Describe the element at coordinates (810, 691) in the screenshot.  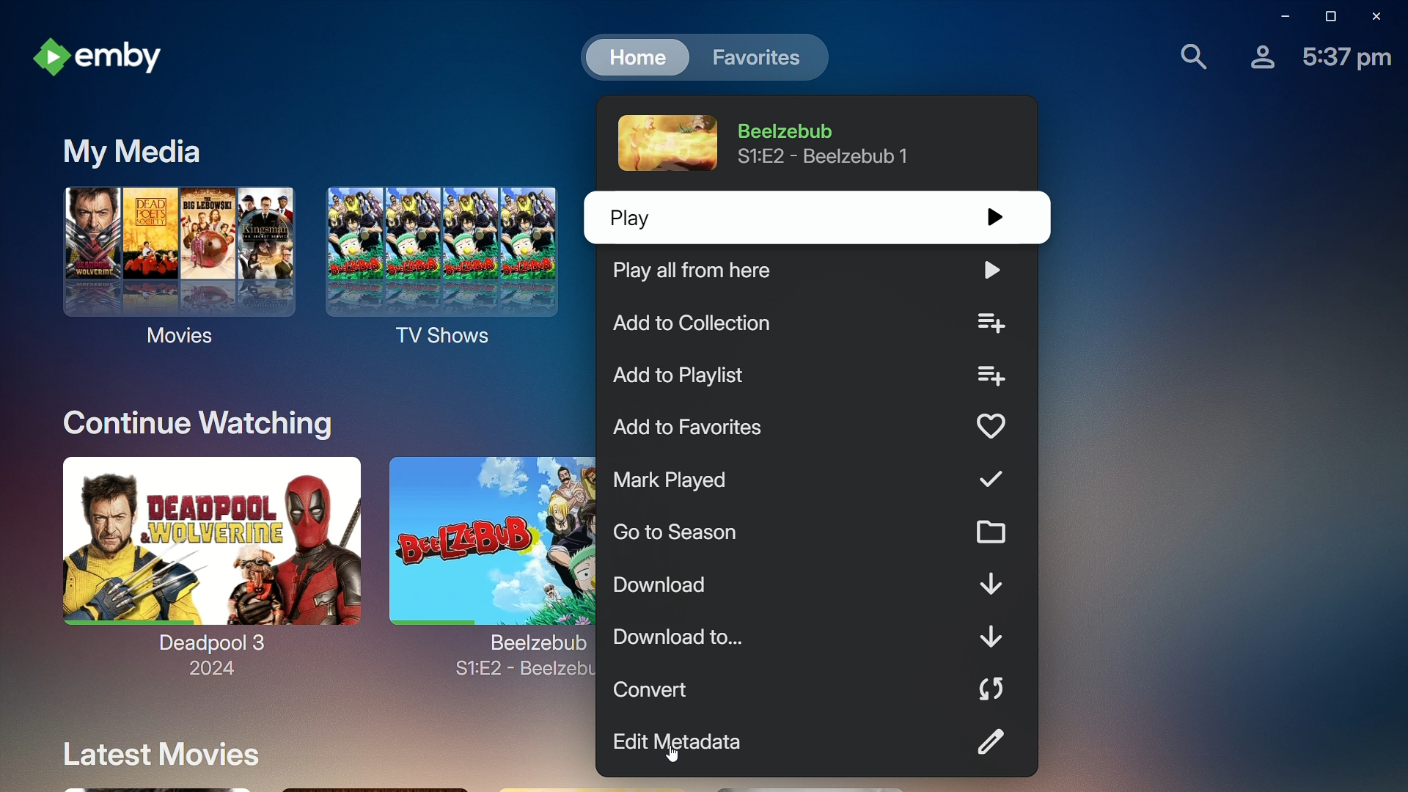
I see `Convert` at that location.